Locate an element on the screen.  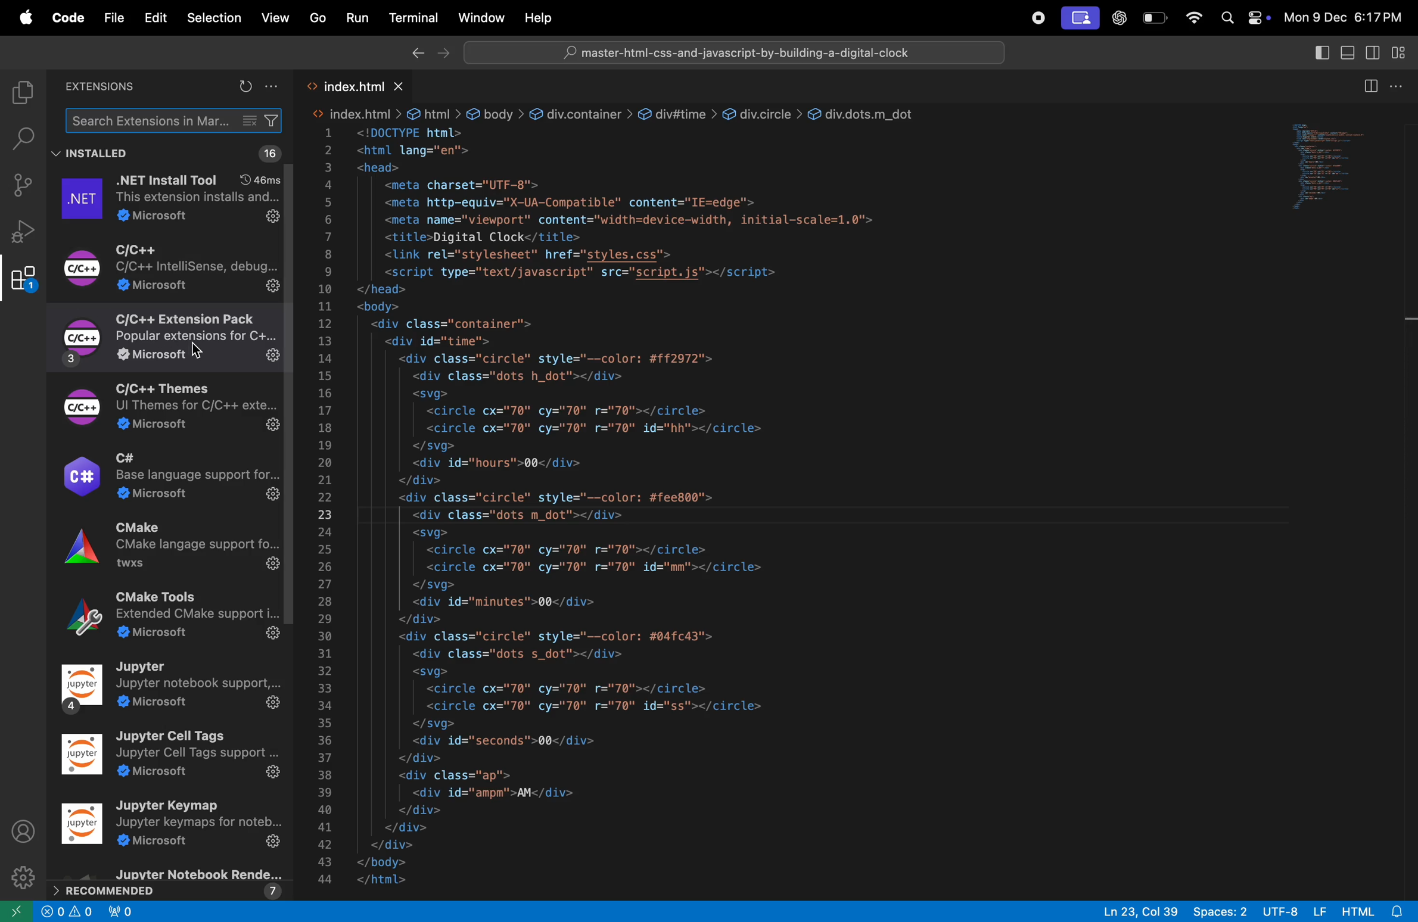
customize layout is located at coordinates (1403, 52).